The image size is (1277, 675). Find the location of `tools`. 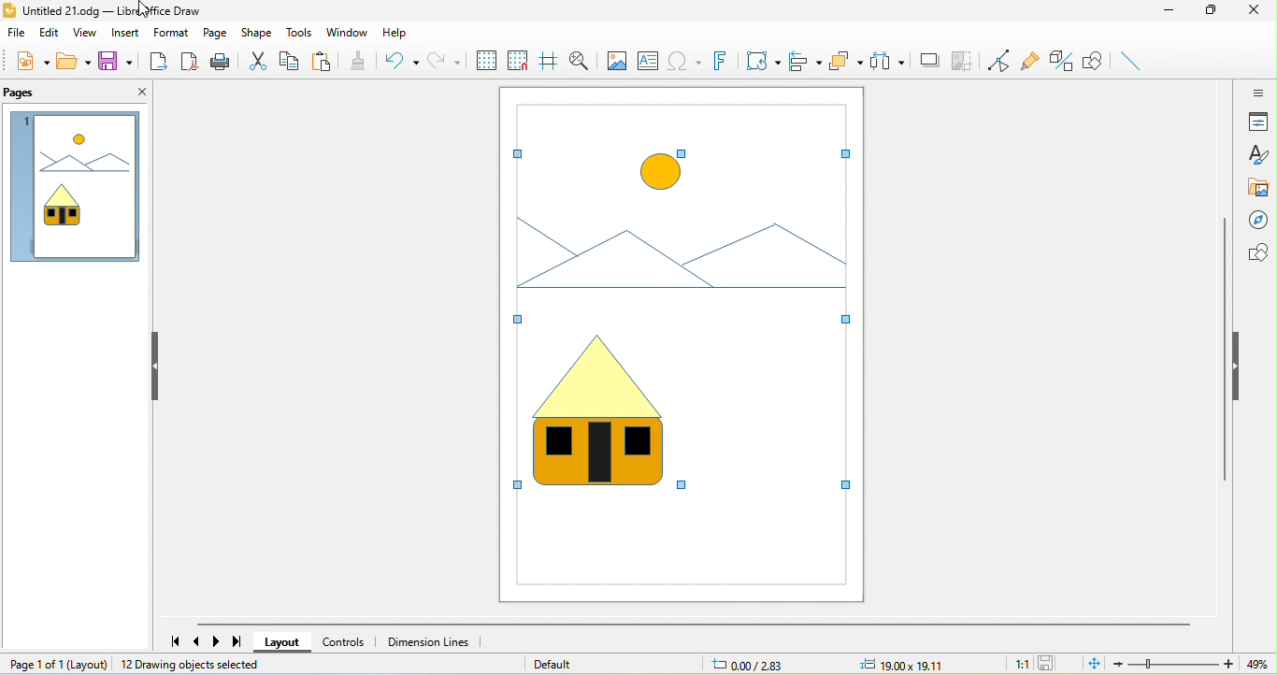

tools is located at coordinates (298, 31).